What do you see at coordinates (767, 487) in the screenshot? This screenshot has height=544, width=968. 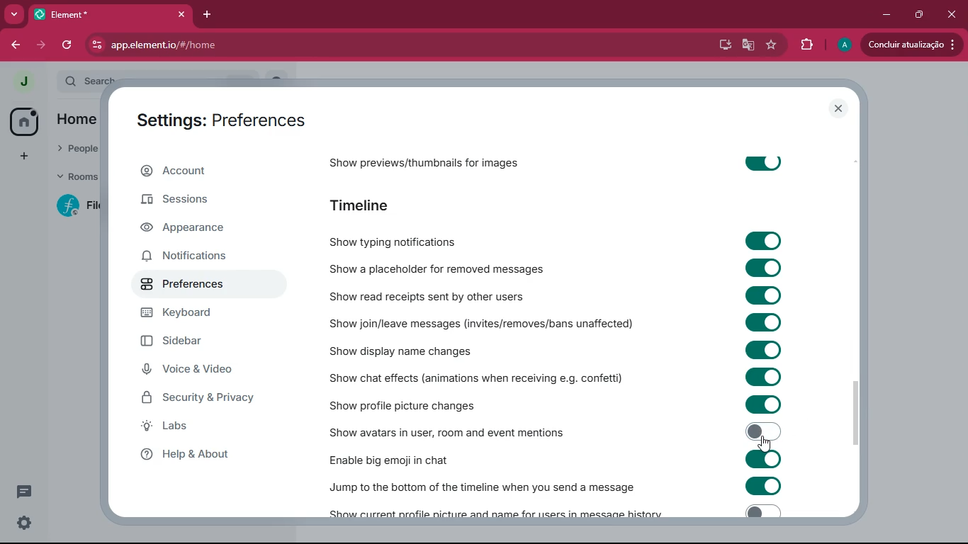 I see `toggle on ` at bounding box center [767, 487].